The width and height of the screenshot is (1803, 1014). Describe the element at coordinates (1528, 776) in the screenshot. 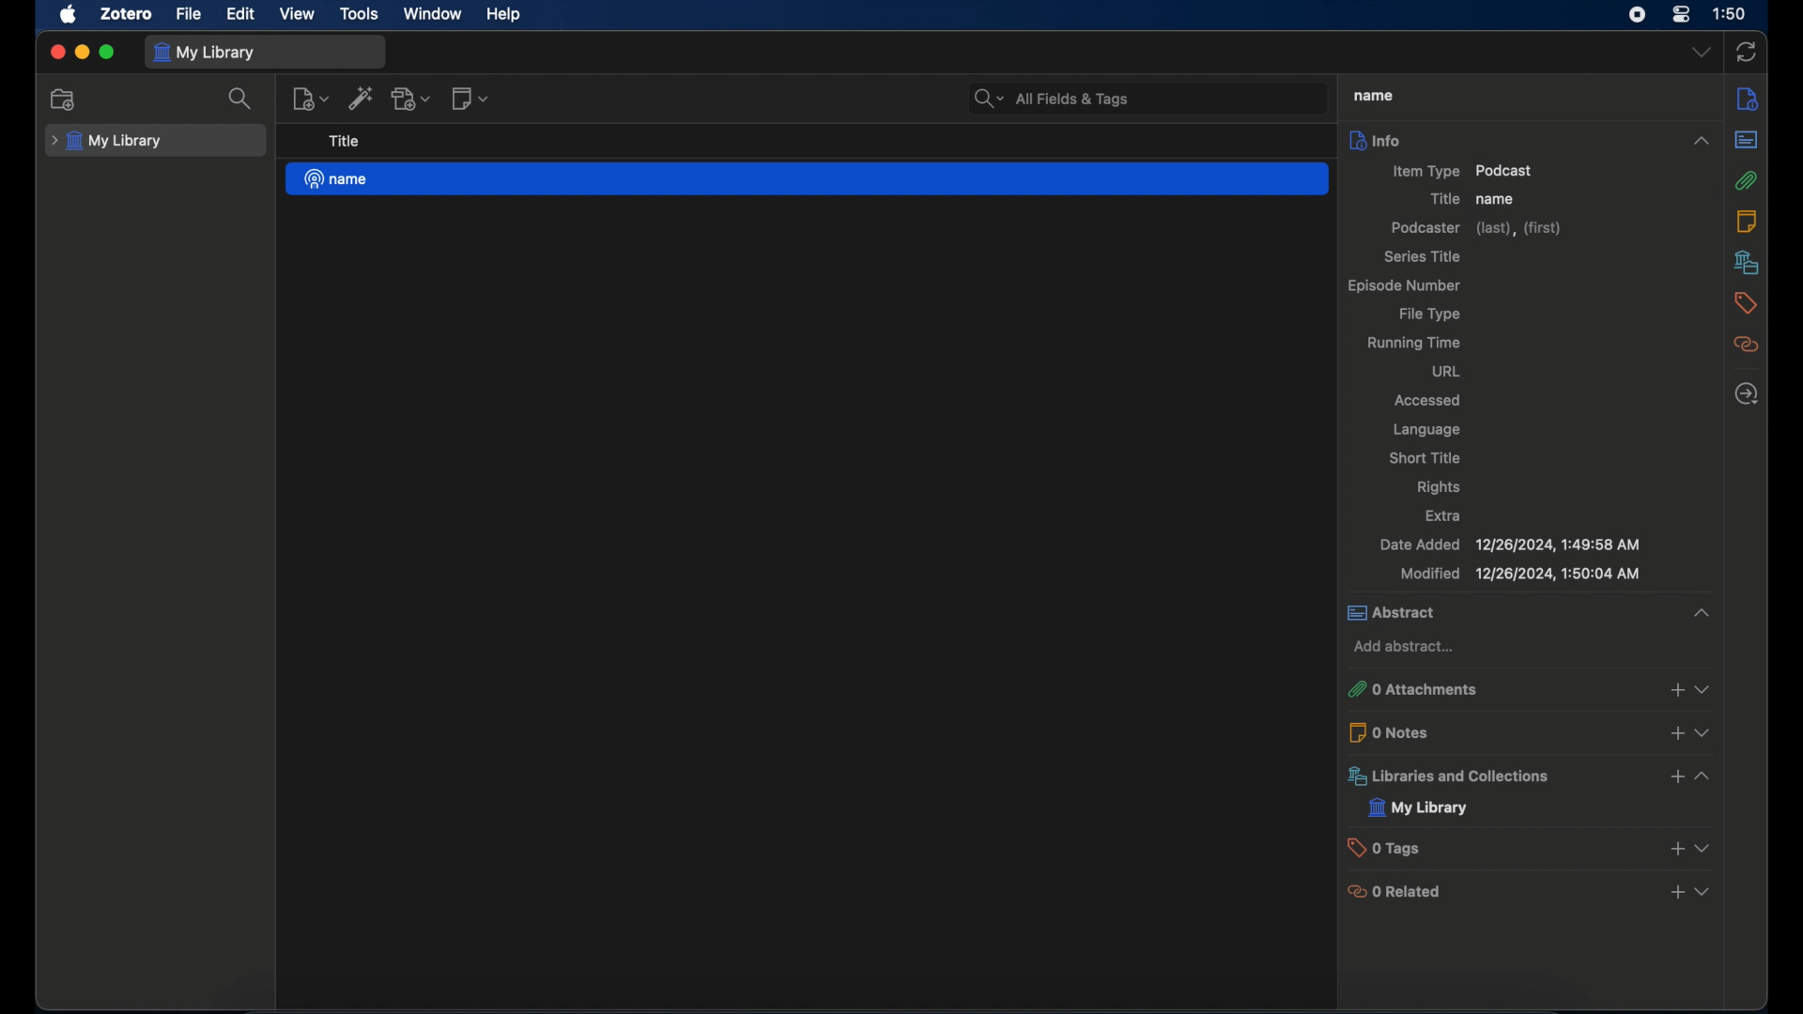

I see `libraries` at that location.